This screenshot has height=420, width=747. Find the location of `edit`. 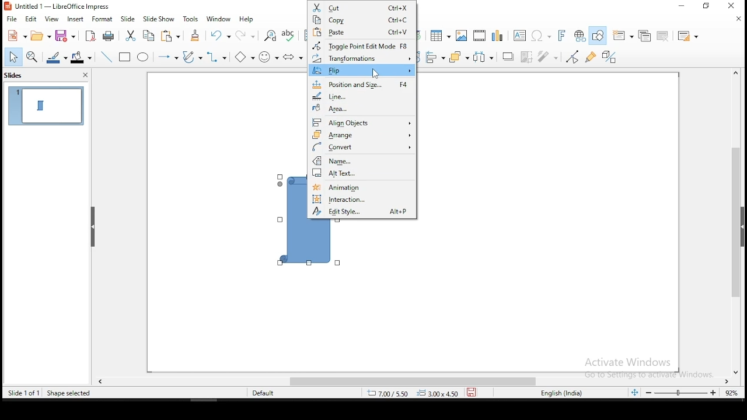

edit is located at coordinates (30, 20).